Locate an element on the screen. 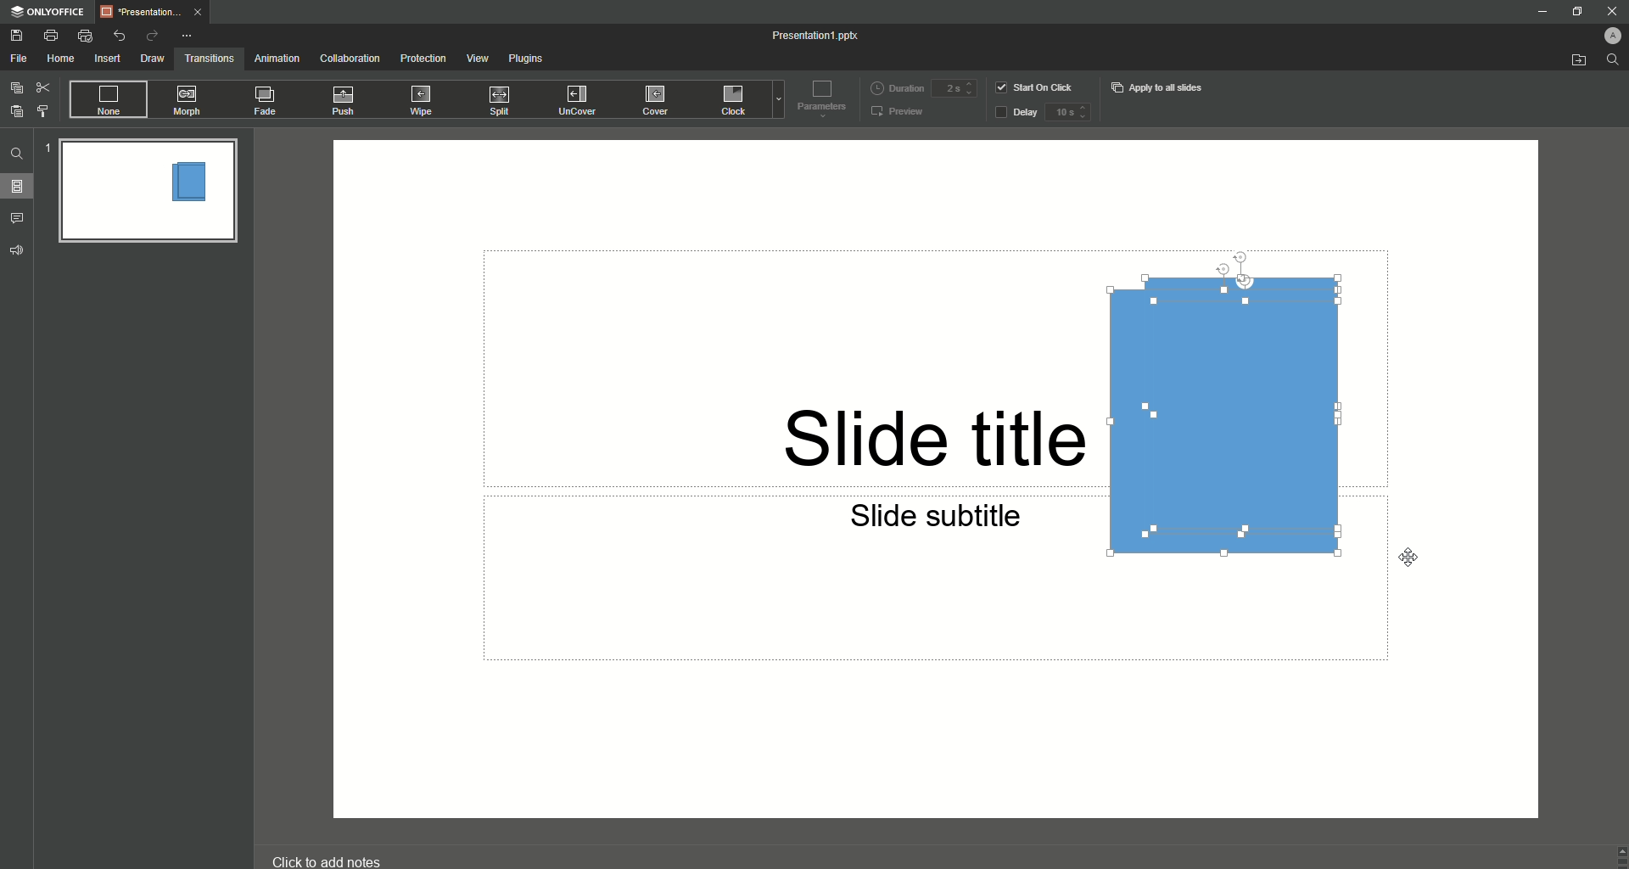  Copy is located at coordinates (16, 87).